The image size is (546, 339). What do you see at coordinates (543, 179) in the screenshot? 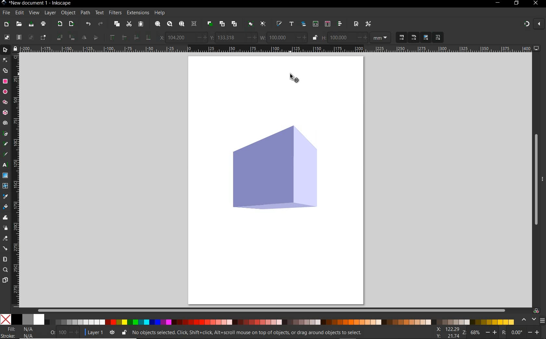
I see `more options` at bounding box center [543, 179].